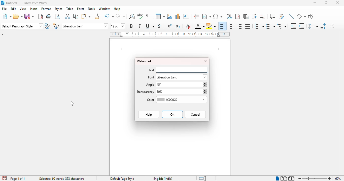 Image resolution: width=344 pixels, height=181 pixels. What do you see at coordinates (181, 85) in the screenshot?
I see ` 45°` at bounding box center [181, 85].